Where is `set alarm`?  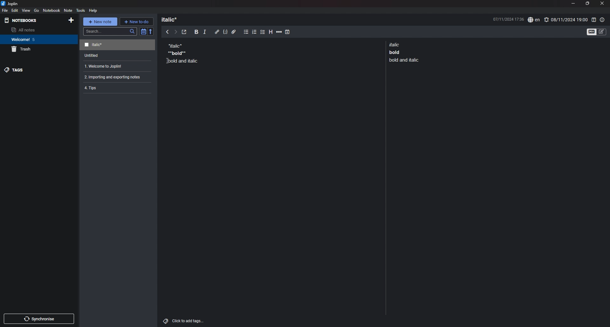 set alarm is located at coordinates (566, 19).